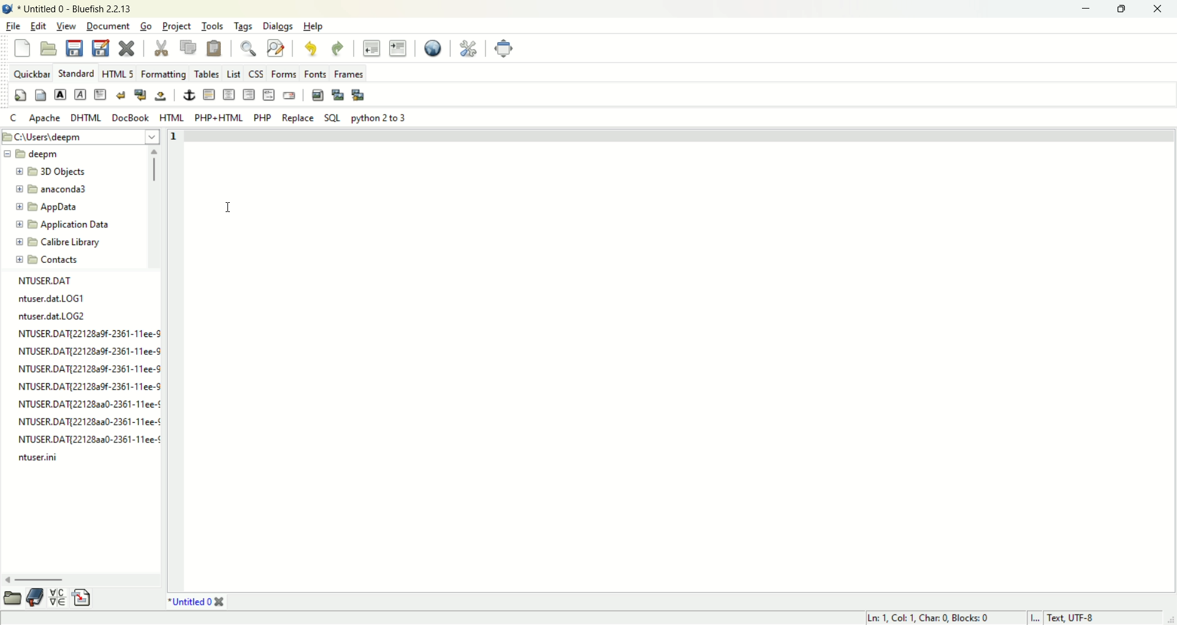 The height and width of the screenshot is (625, 1177). I want to click on NTUSER.DATI2212823a30-2361-11ee-¢, so click(90, 406).